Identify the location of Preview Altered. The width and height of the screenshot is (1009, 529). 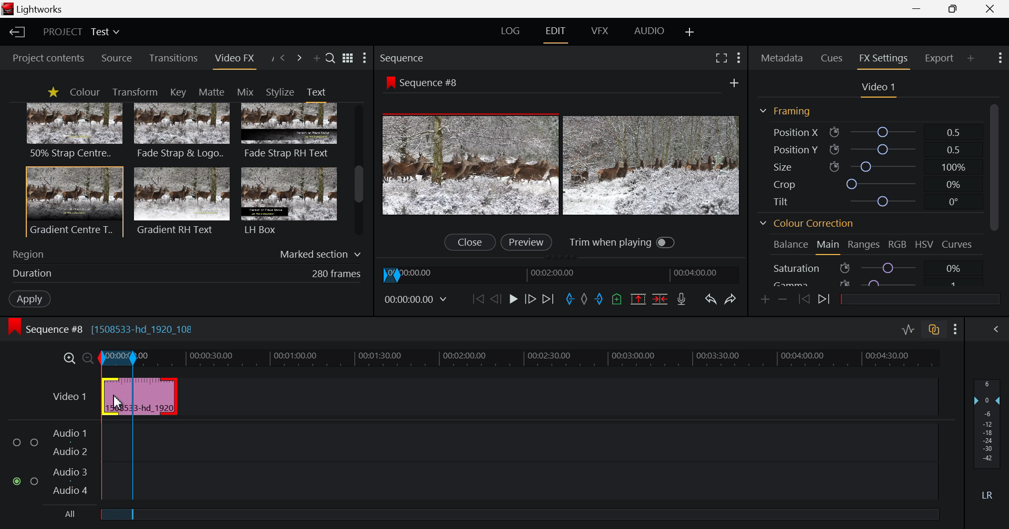
(562, 165).